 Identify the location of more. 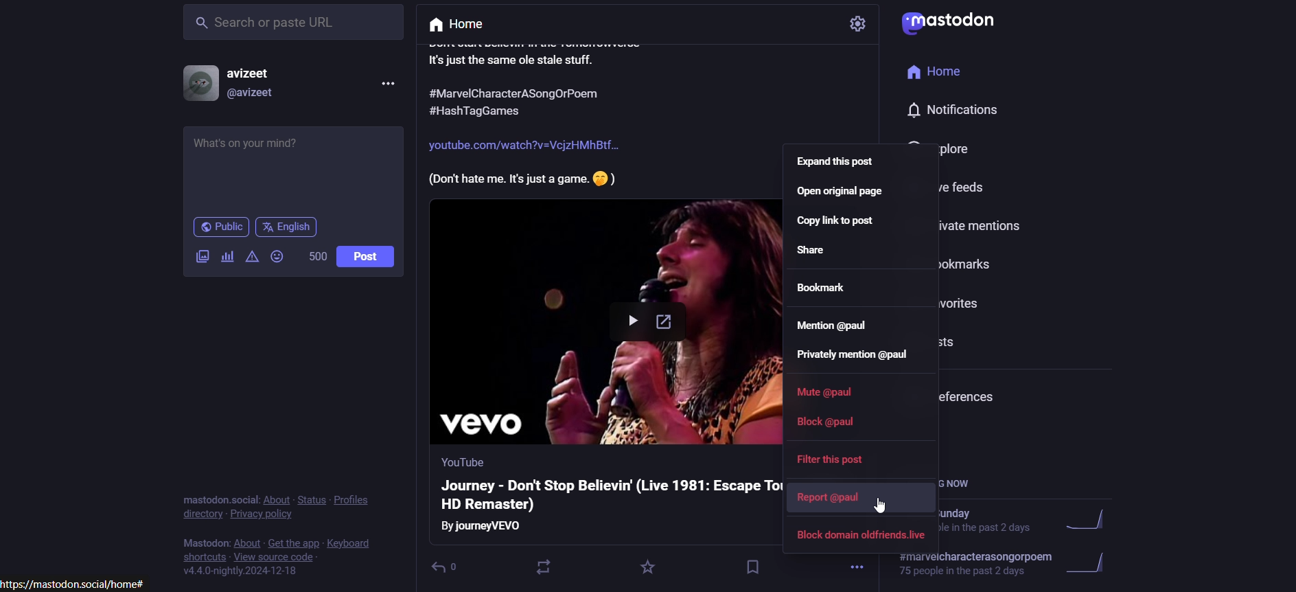
(386, 84).